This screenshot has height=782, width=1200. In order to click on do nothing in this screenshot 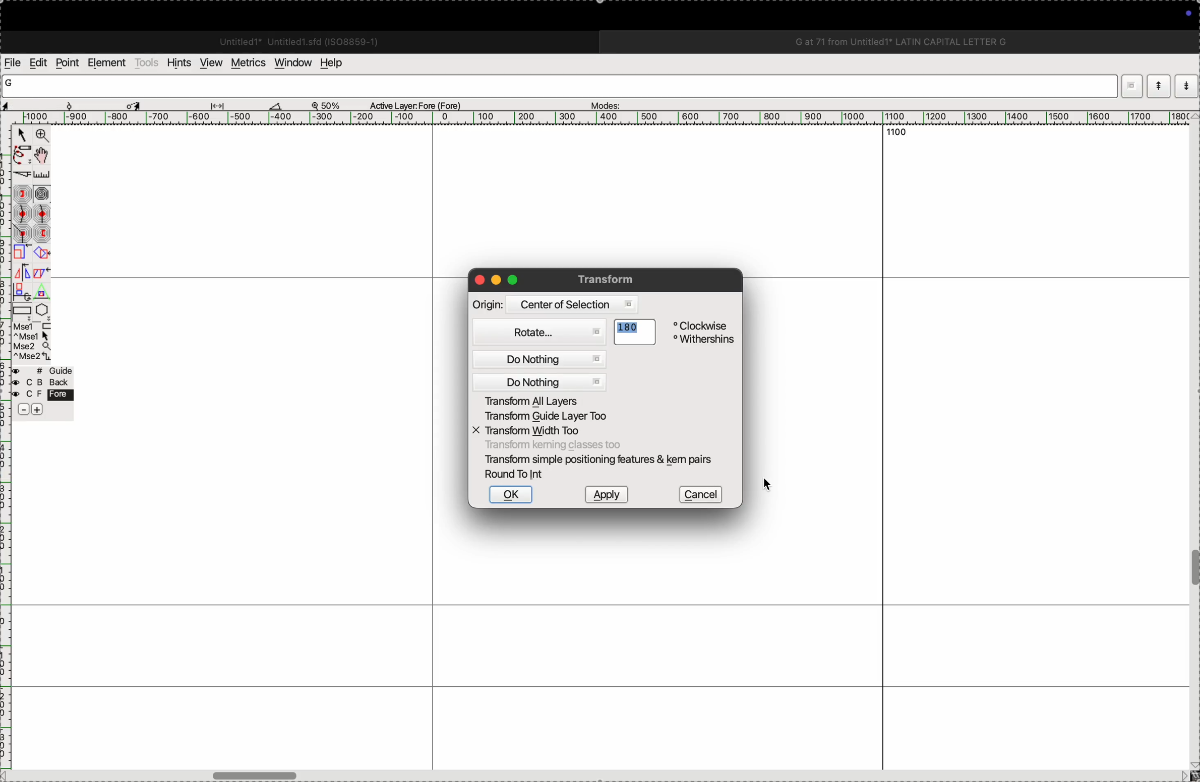, I will do `click(542, 382)`.